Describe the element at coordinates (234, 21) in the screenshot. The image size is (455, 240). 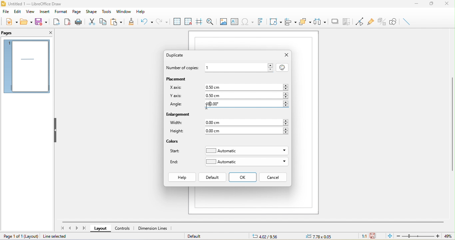
I see `text box` at that location.